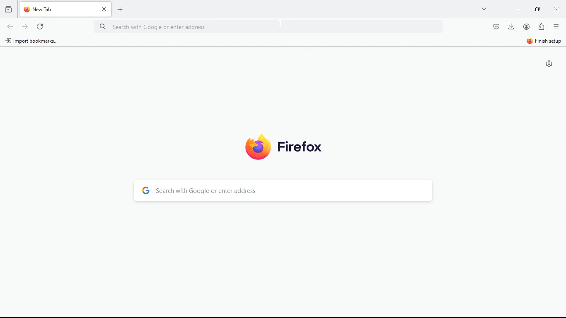 The height and width of the screenshot is (318, 566). Describe the element at coordinates (26, 26) in the screenshot. I see `forward` at that location.